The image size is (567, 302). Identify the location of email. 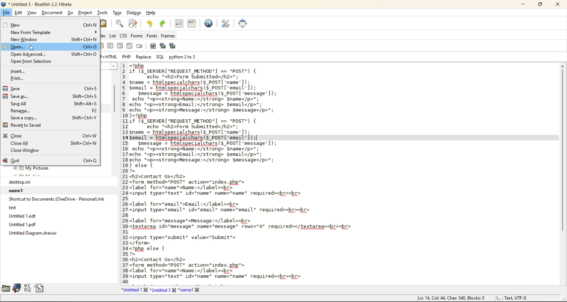
(140, 46).